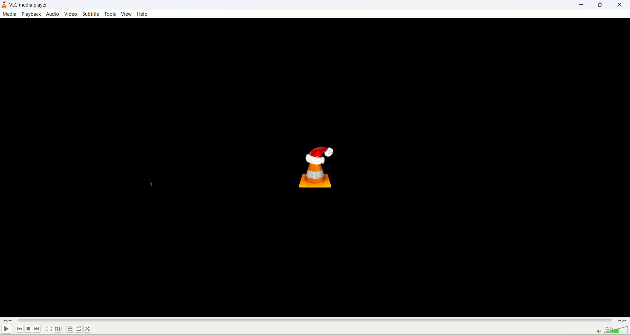  Describe the element at coordinates (70, 329) in the screenshot. I see `playlist` at that location.